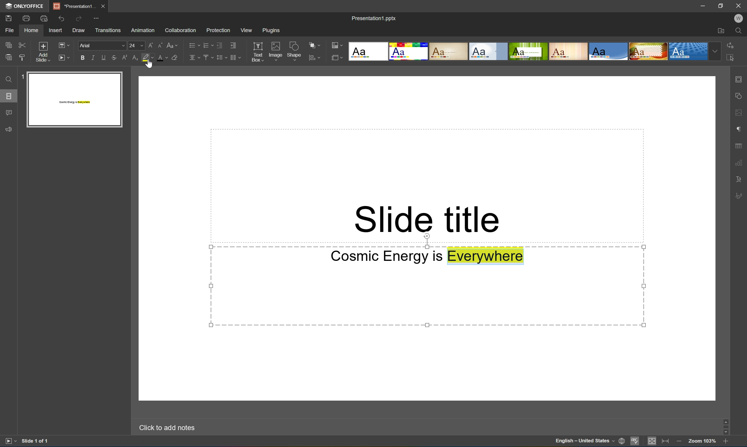  I want to click on Zoom 100%, so click(702, 442).